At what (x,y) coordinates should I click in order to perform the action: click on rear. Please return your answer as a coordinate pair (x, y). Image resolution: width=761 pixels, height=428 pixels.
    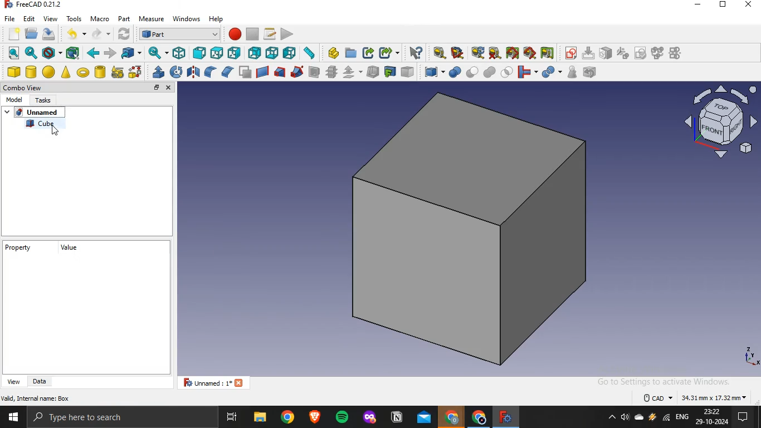
    Looking at the image, I should click on (255, 52).